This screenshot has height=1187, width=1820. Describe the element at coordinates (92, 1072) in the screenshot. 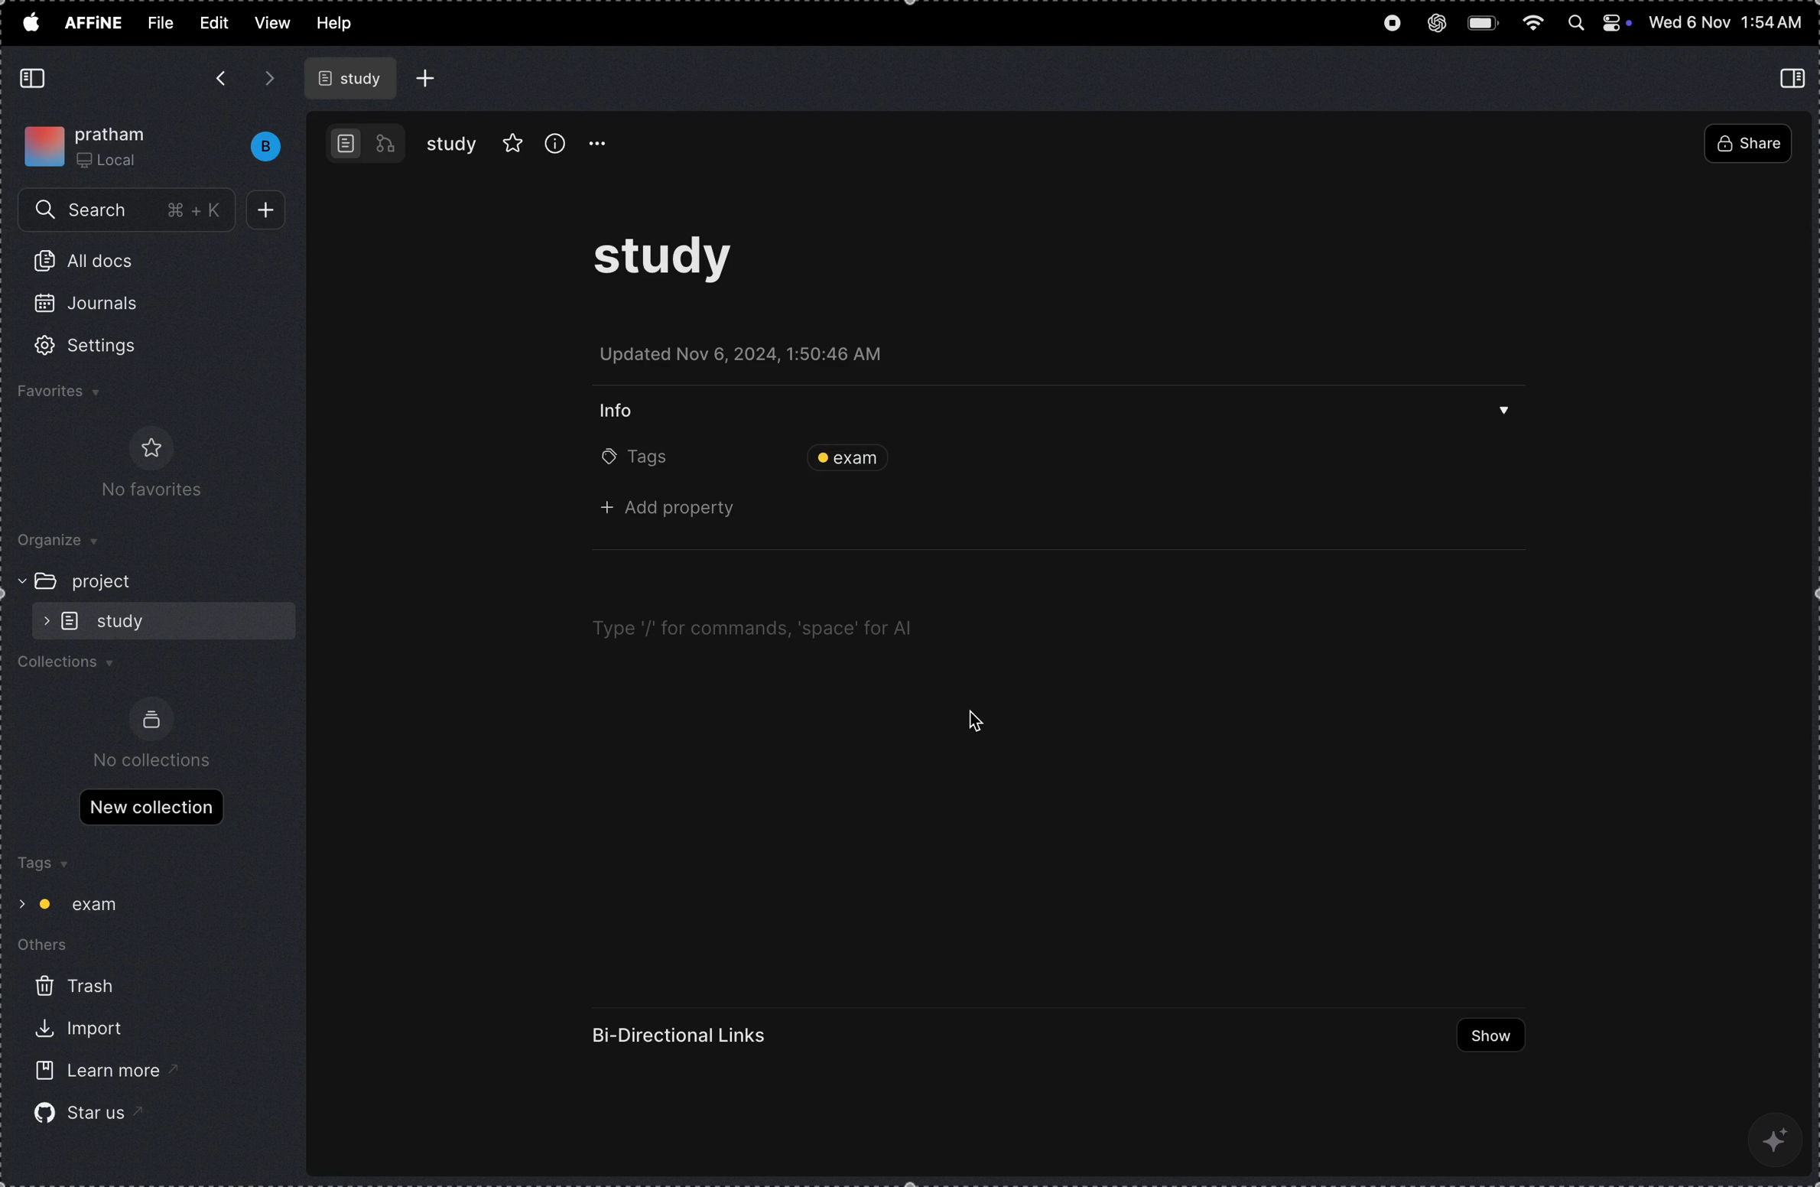

I see `learn more` at that location.